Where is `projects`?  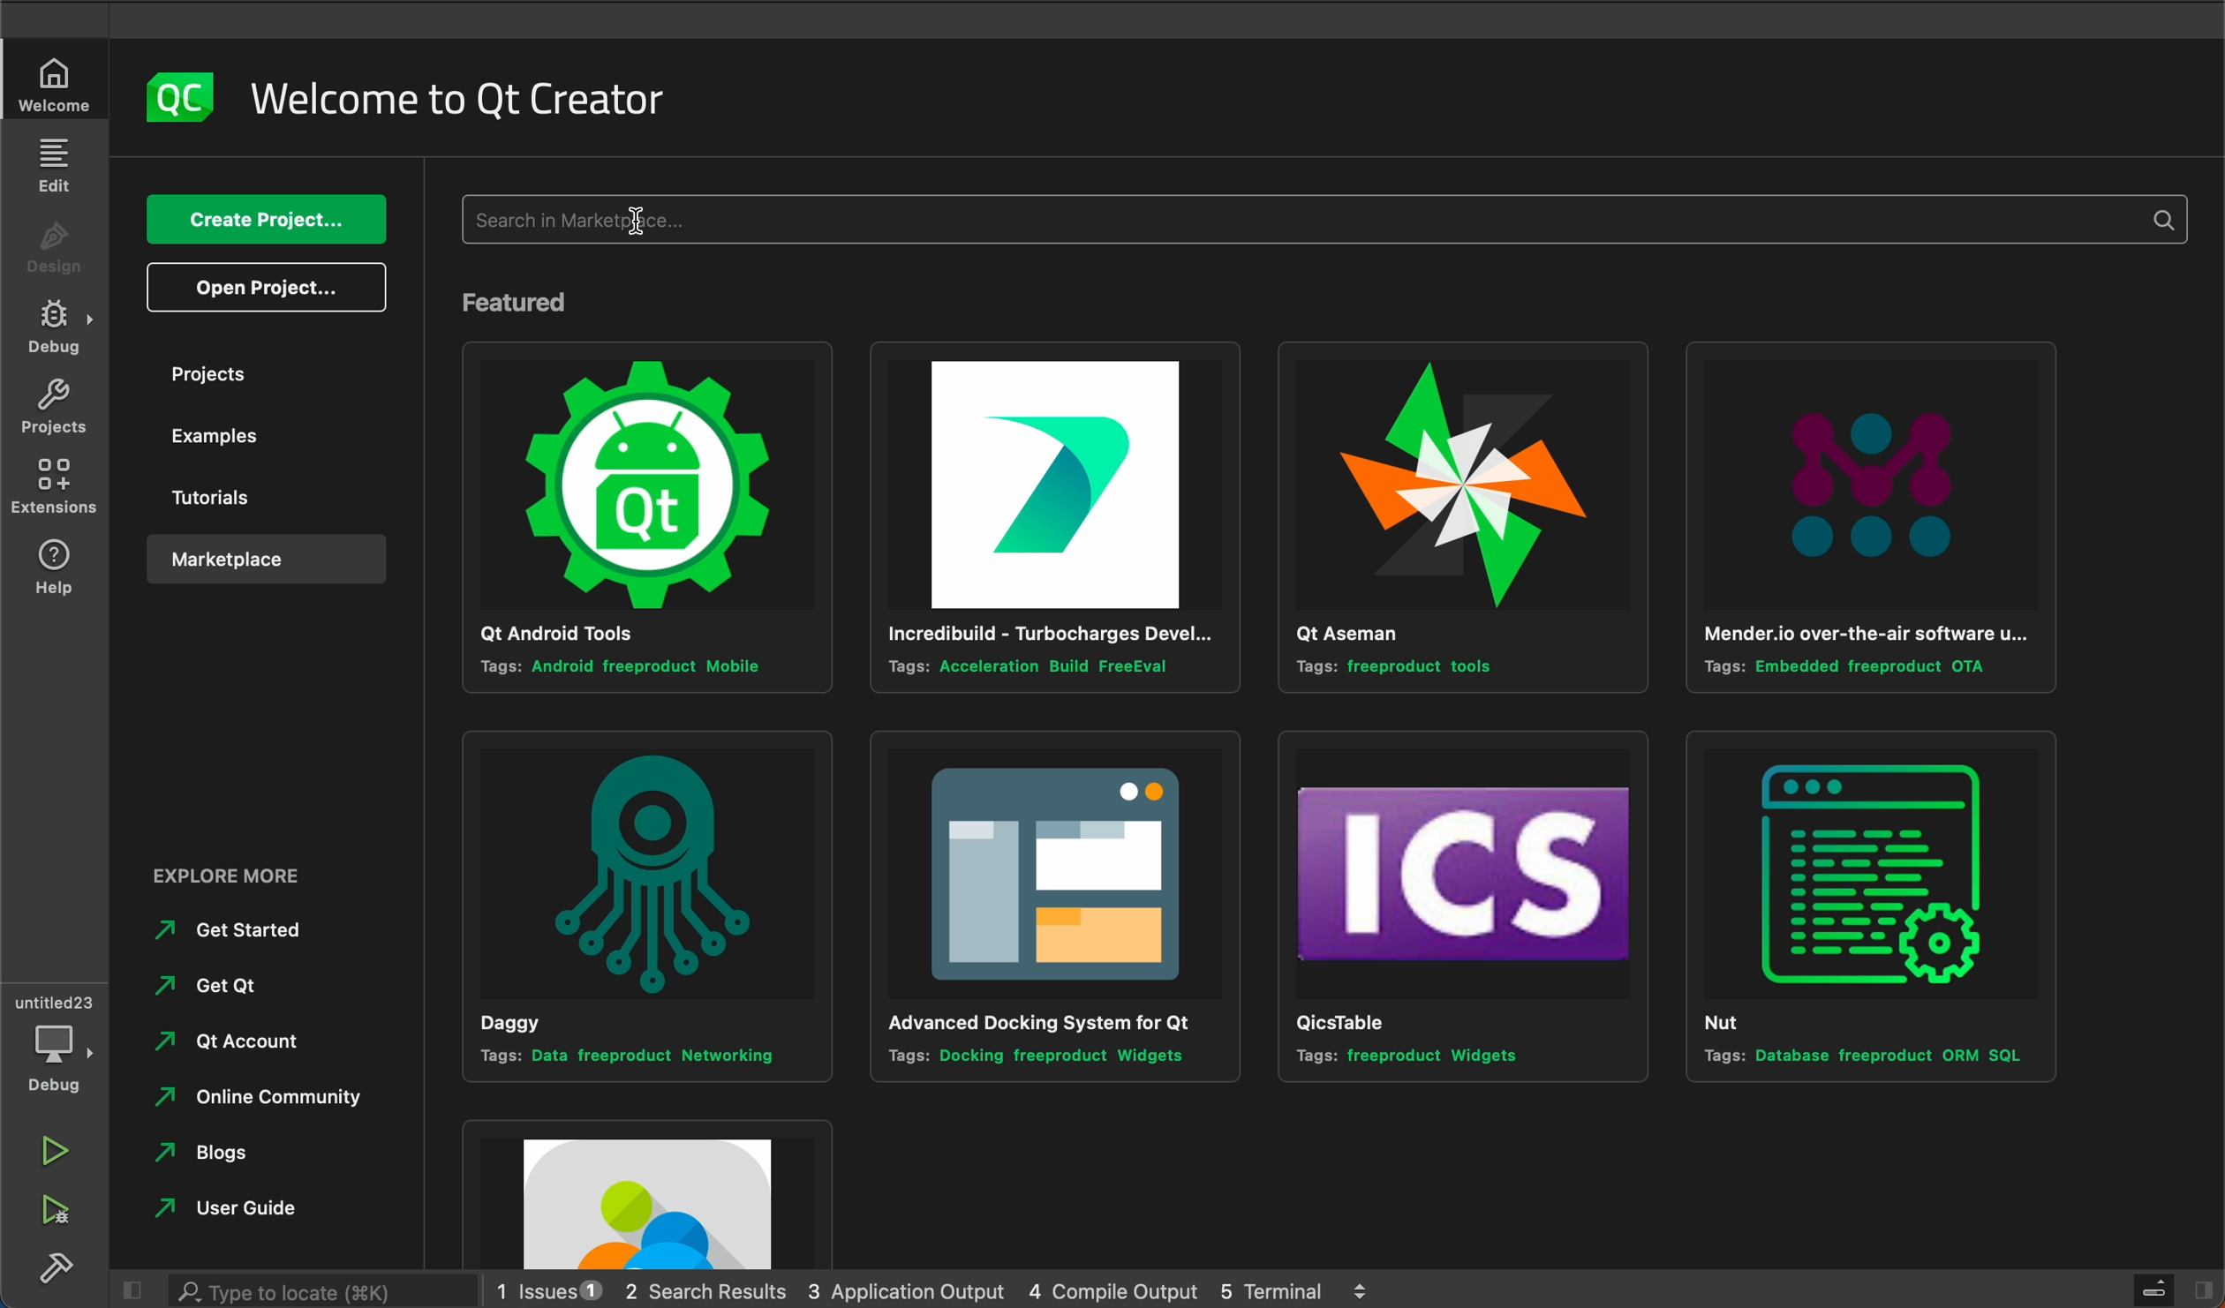 projects is located at coordinates (269, 373).